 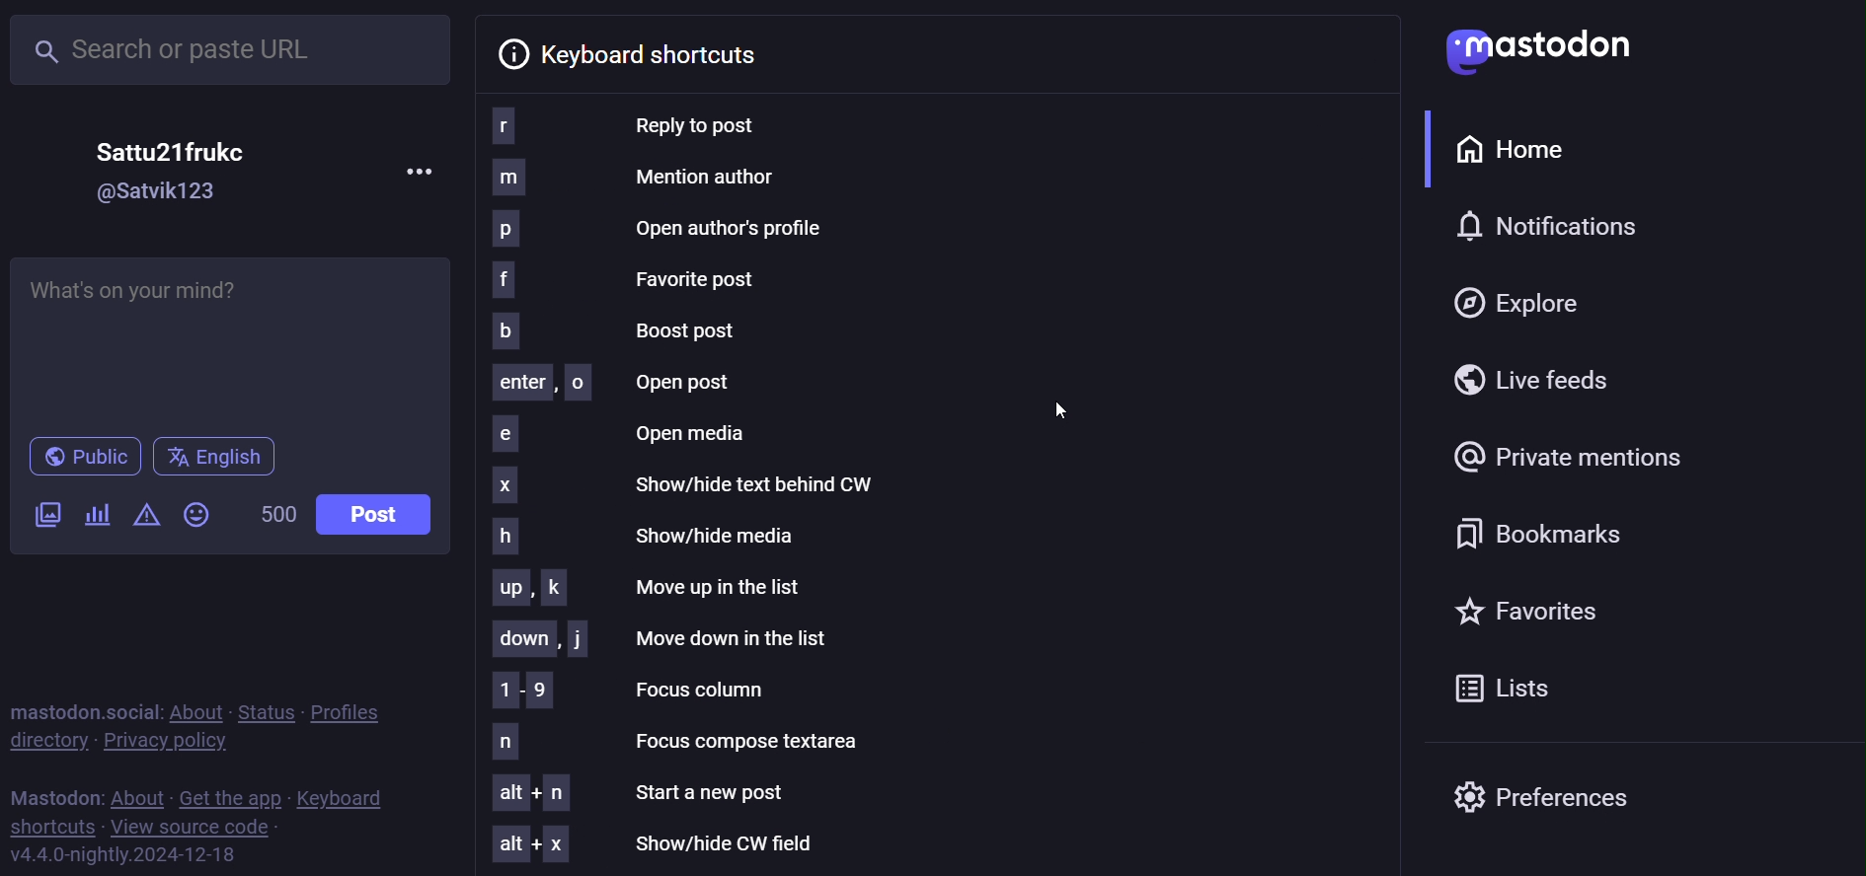 I want to click on start a new post, so click(x=646, y=793).